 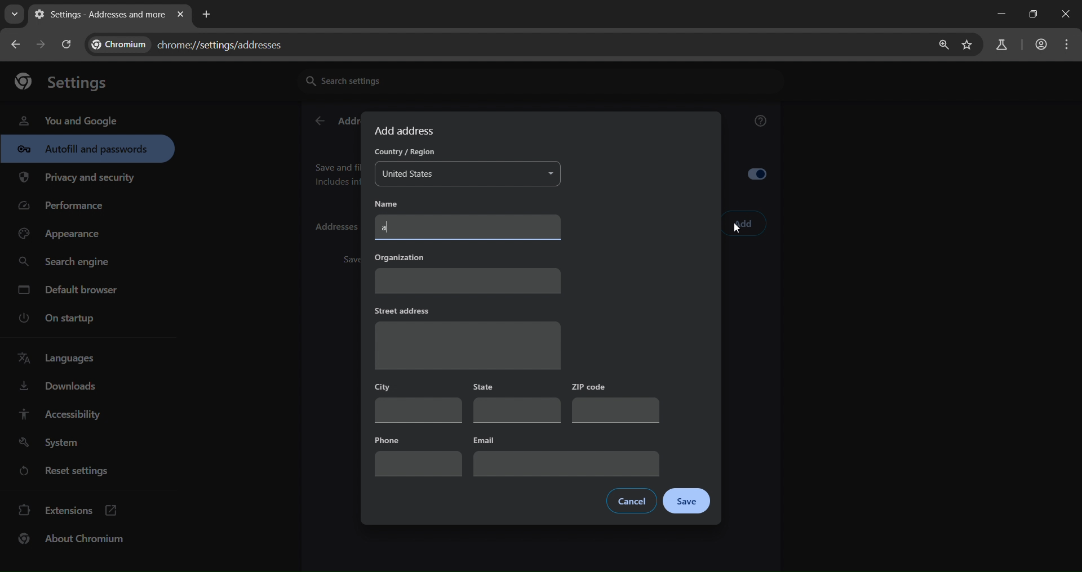 I want to click on privacy & security, so click(x=77, y=180).